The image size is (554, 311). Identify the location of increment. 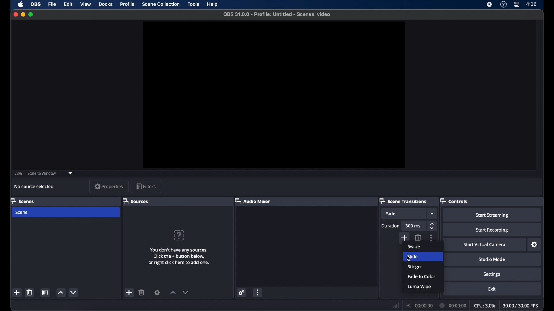
(173, 293).